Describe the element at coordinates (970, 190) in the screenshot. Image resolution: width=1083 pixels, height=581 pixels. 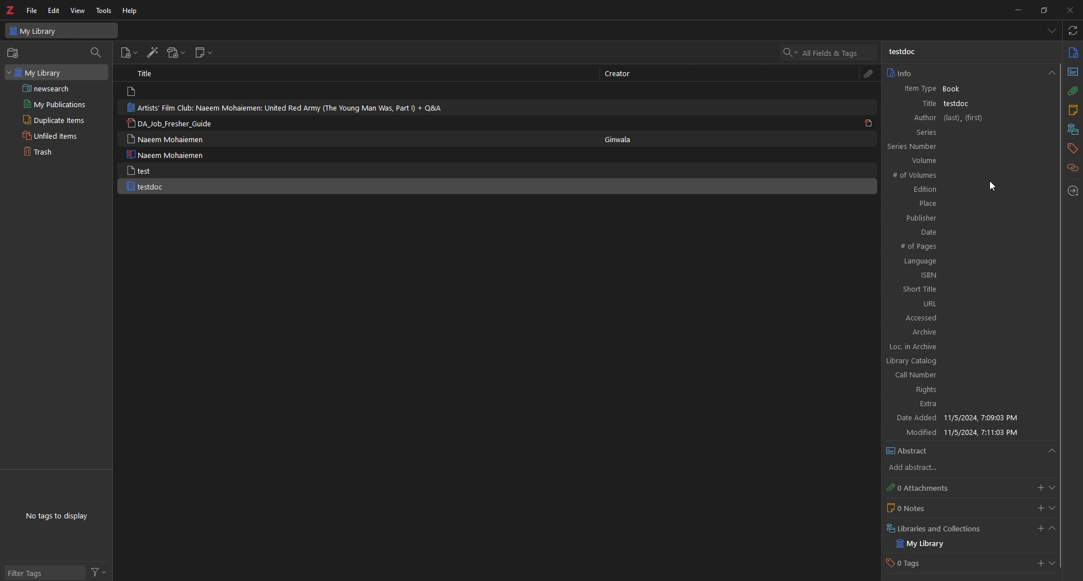
I see `Edition` at that location.